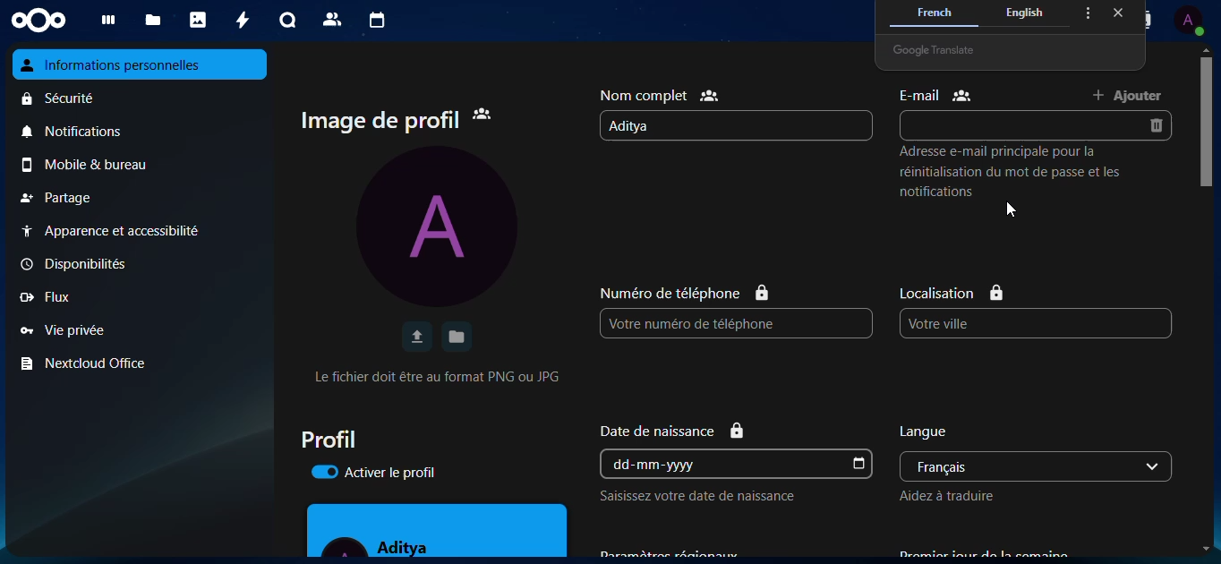 Image resolution: width=1221 pixels, height=564 pixels. What do you see at coordinates (45, 20) in the screenshot?
I see `next cloud` at bounding box center [45, 20].